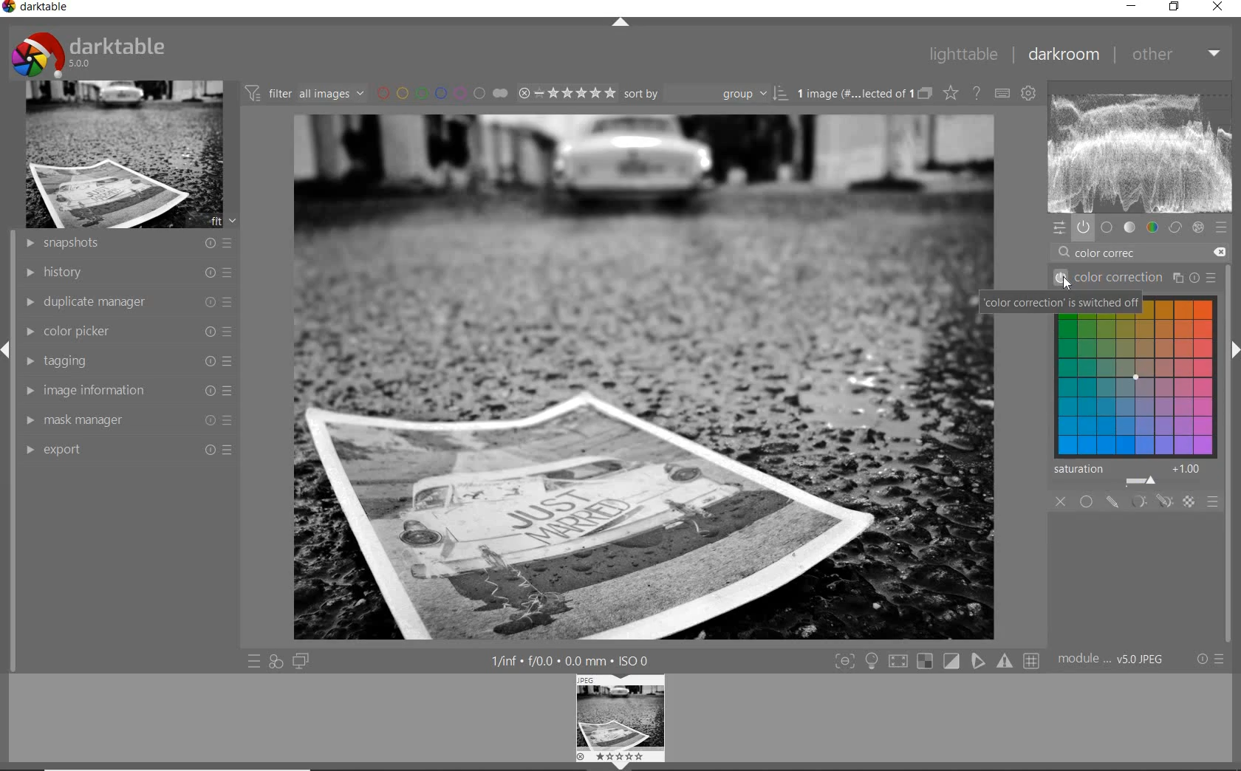 This screenshot has height=771, width=1241. I want to click on show global preference, so click(1027, 94).